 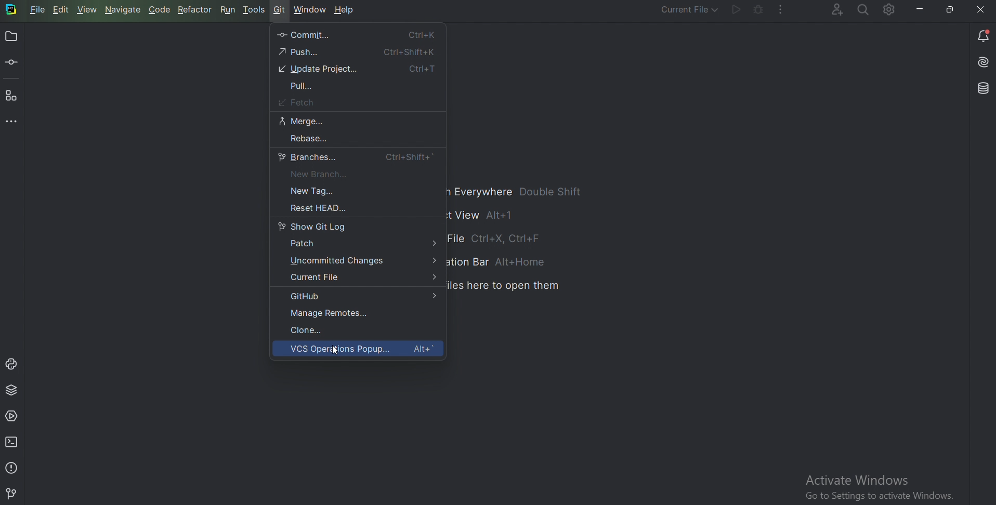 What do you see at coordinates (521, 192) in the screenshot?
I see `Search Everywhere` at bounding box center [521, 192].